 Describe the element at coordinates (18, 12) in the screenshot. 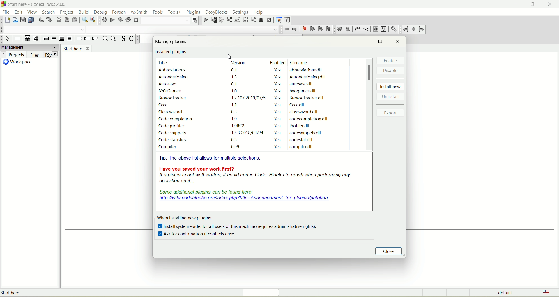

I see `edit` at that location.